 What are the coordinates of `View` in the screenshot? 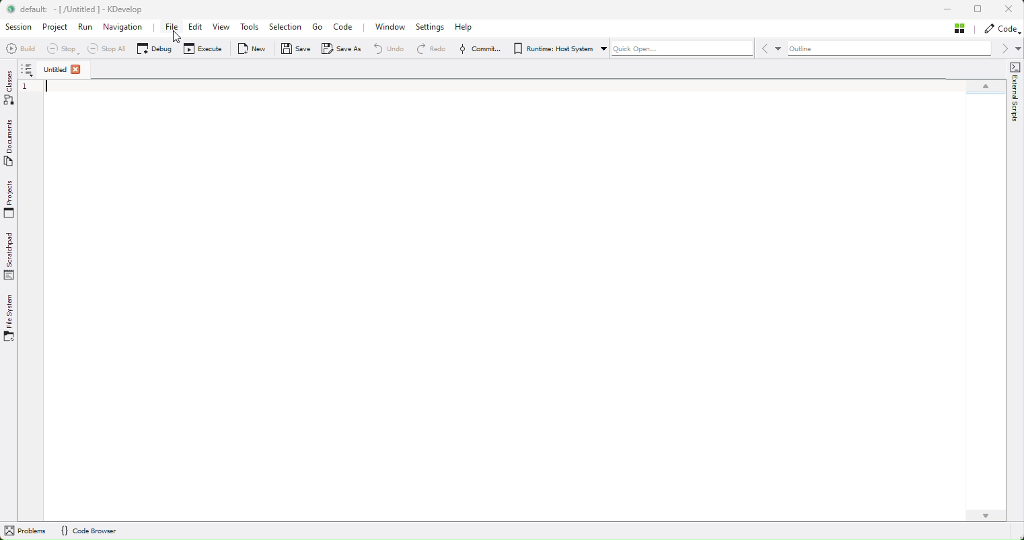 It's located at (223, 28).